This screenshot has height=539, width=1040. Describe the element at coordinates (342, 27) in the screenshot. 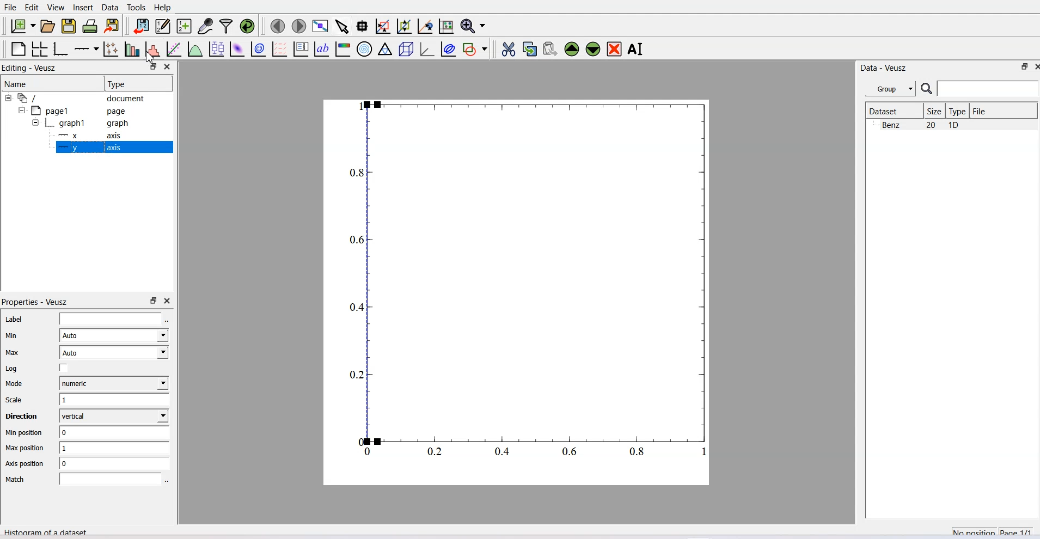

I see `Select items from graph or scroll` at that location.